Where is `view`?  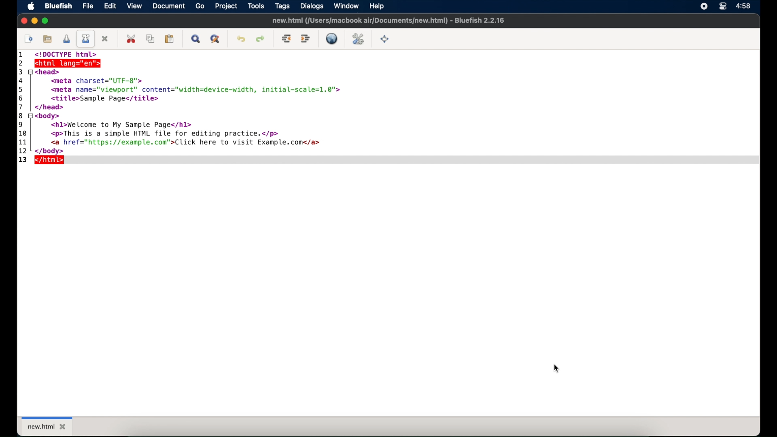 view is located at coordinates (135, 6).